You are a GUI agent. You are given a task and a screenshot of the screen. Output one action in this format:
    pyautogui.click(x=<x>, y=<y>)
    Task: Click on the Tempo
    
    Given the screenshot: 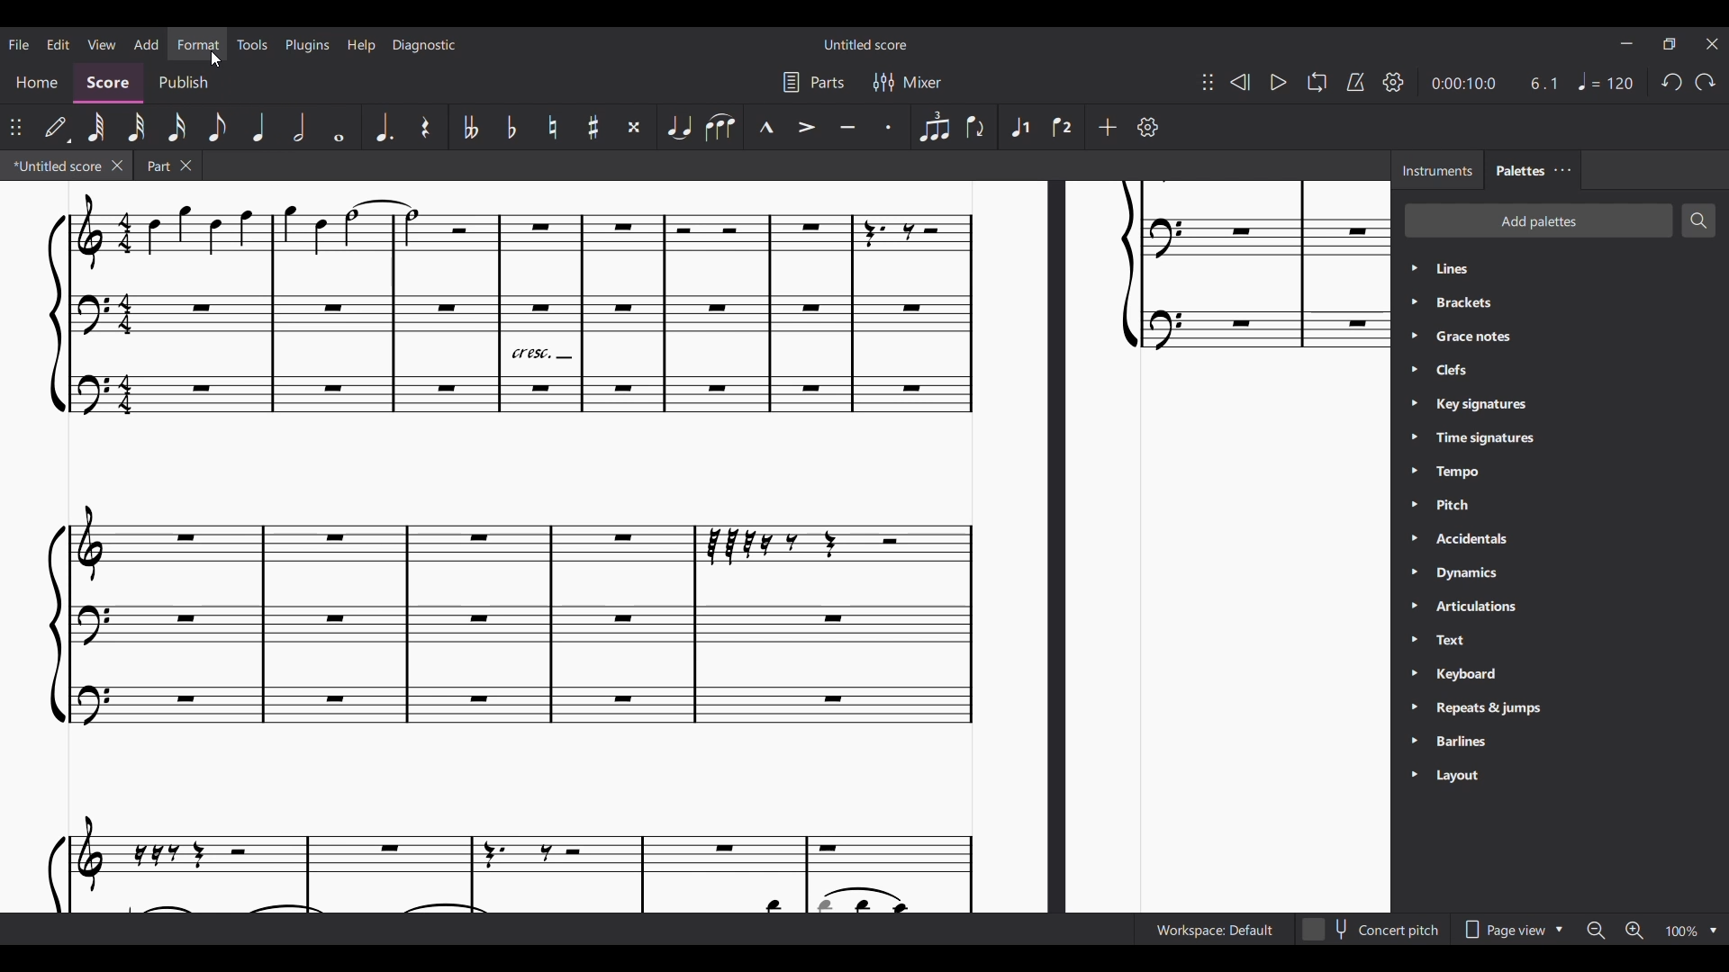 What is the action you would take?
    pyautogui.click(x=1606, y=81)
    